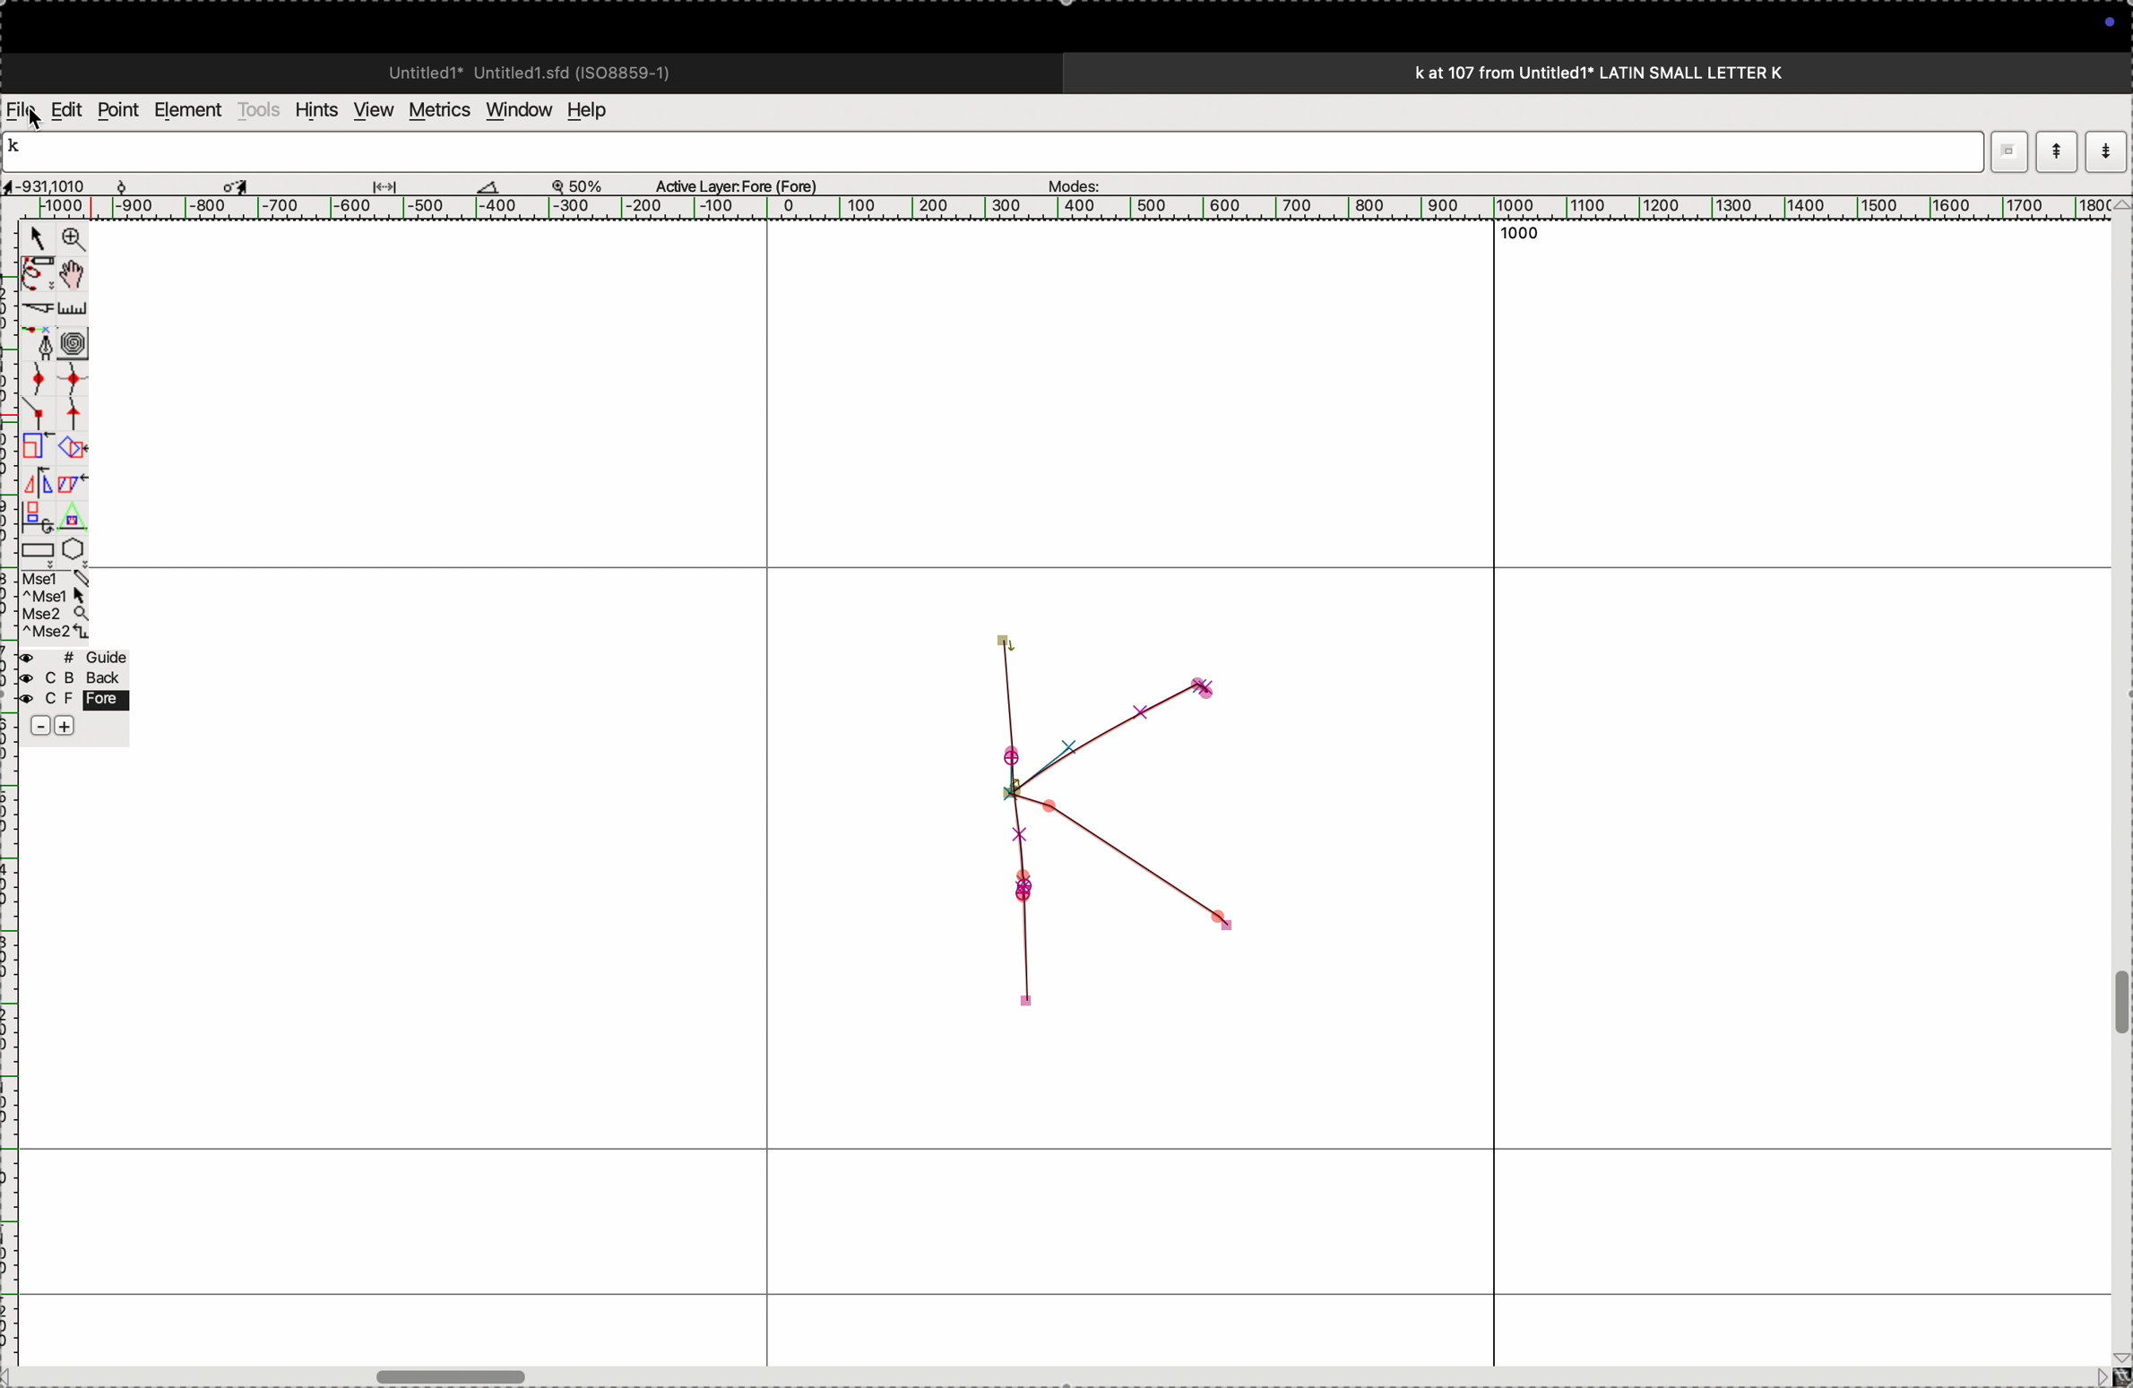  I want to click on mirror, so click(37, 497).